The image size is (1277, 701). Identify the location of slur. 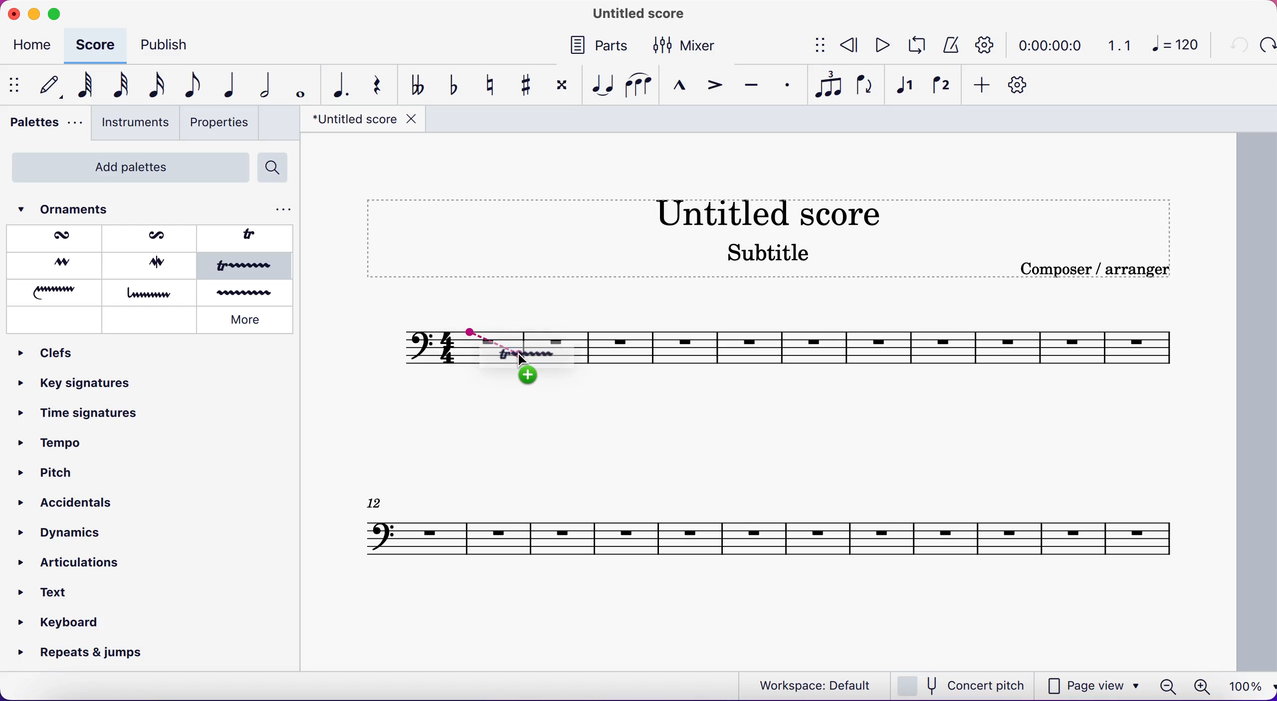
(638, 85).